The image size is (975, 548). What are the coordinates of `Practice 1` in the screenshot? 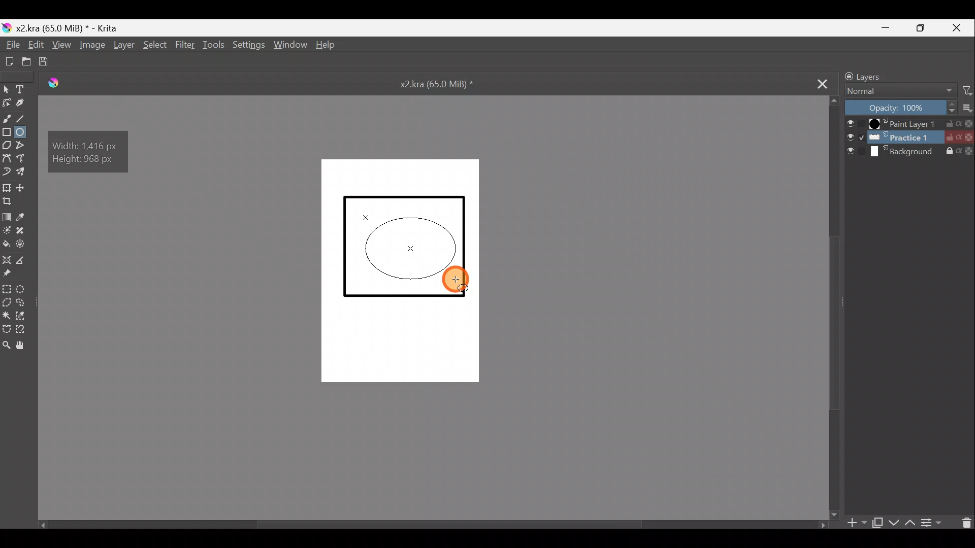 It's located at (910, 138).